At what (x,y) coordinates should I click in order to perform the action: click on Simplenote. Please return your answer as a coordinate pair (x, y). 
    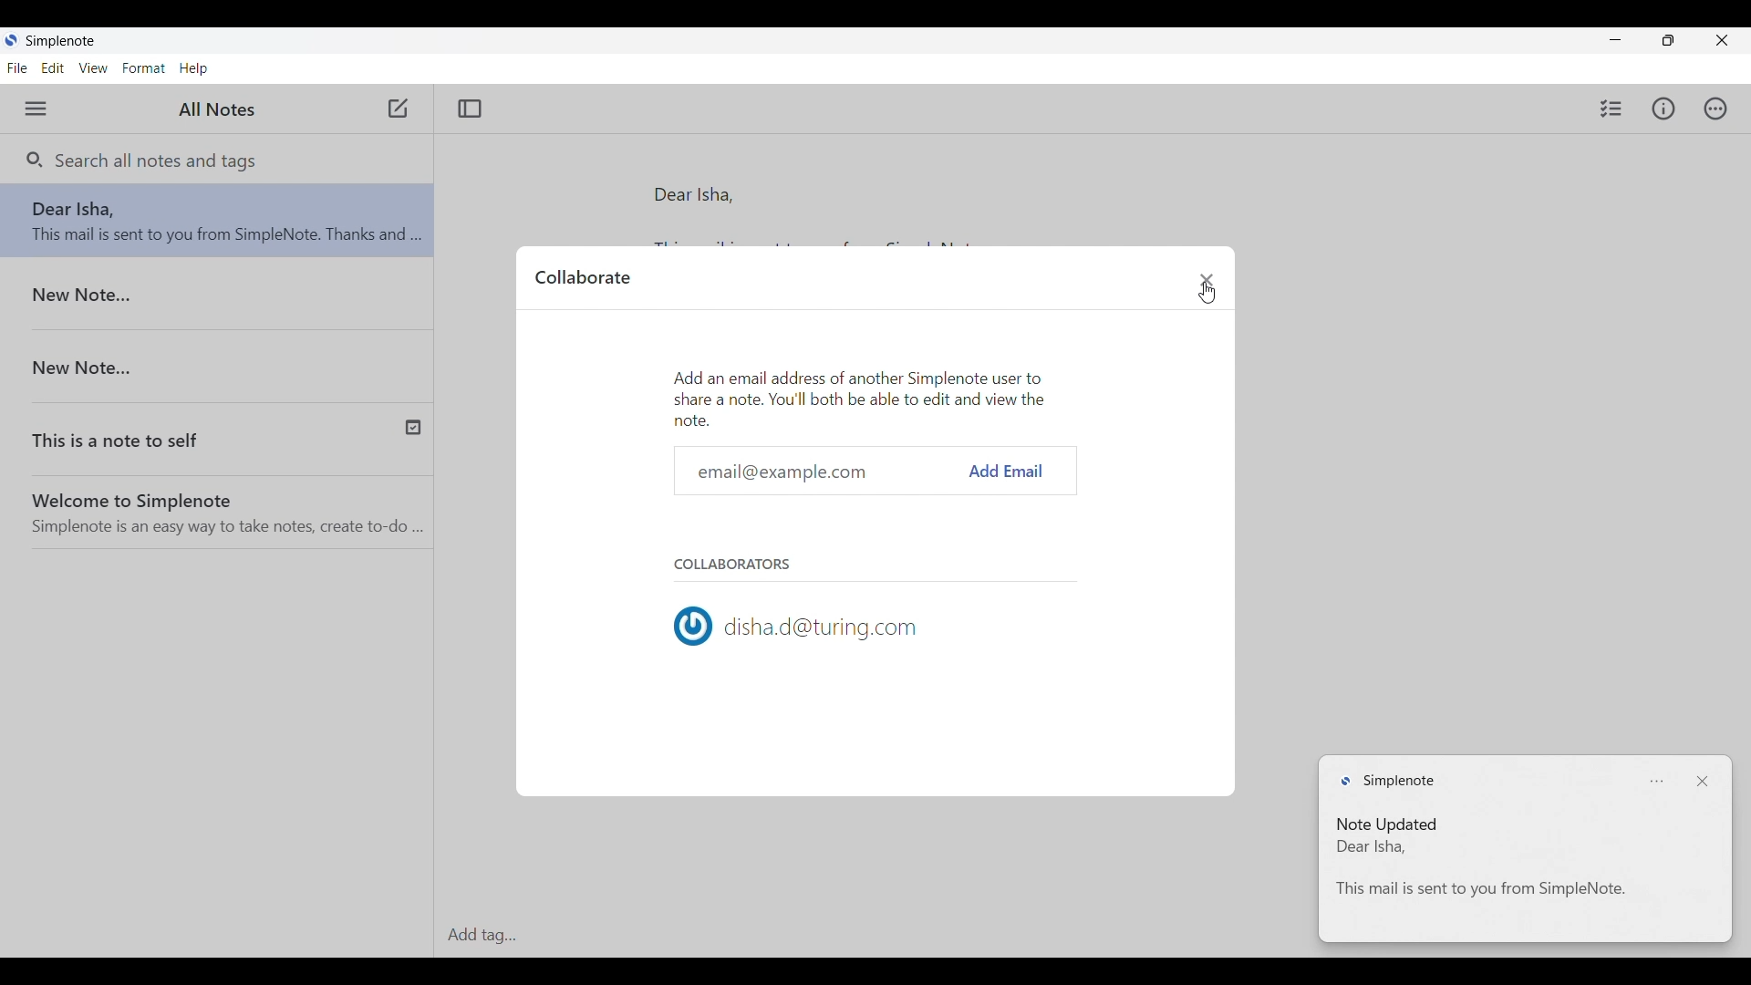
    Looking at the image, I should click on (87, 39).